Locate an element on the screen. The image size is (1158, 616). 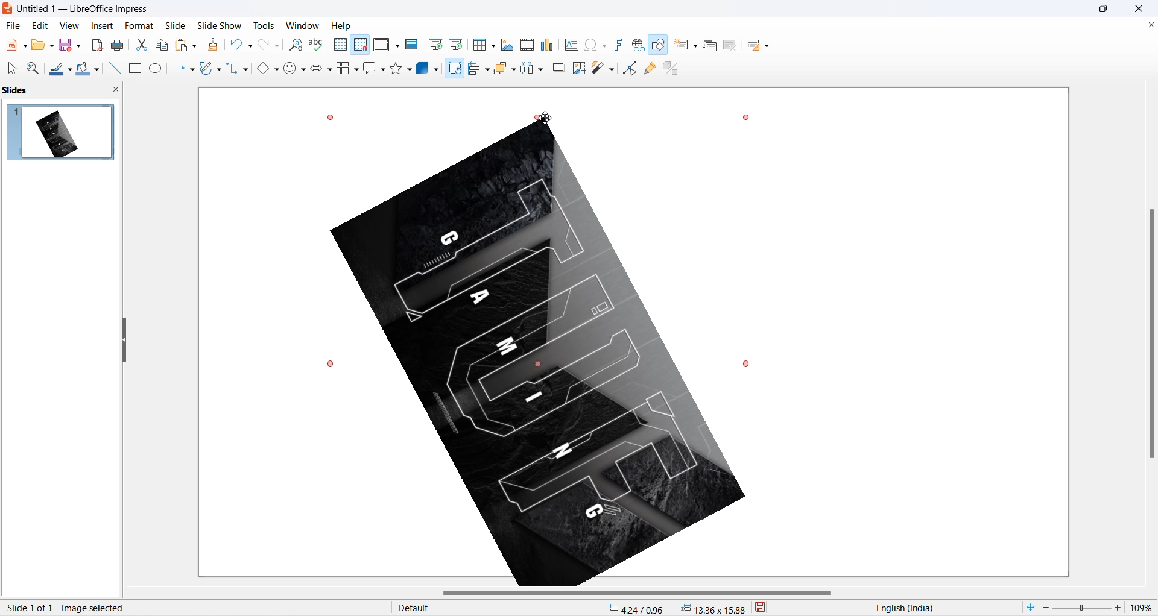
save is located at coordinates (768, 609).